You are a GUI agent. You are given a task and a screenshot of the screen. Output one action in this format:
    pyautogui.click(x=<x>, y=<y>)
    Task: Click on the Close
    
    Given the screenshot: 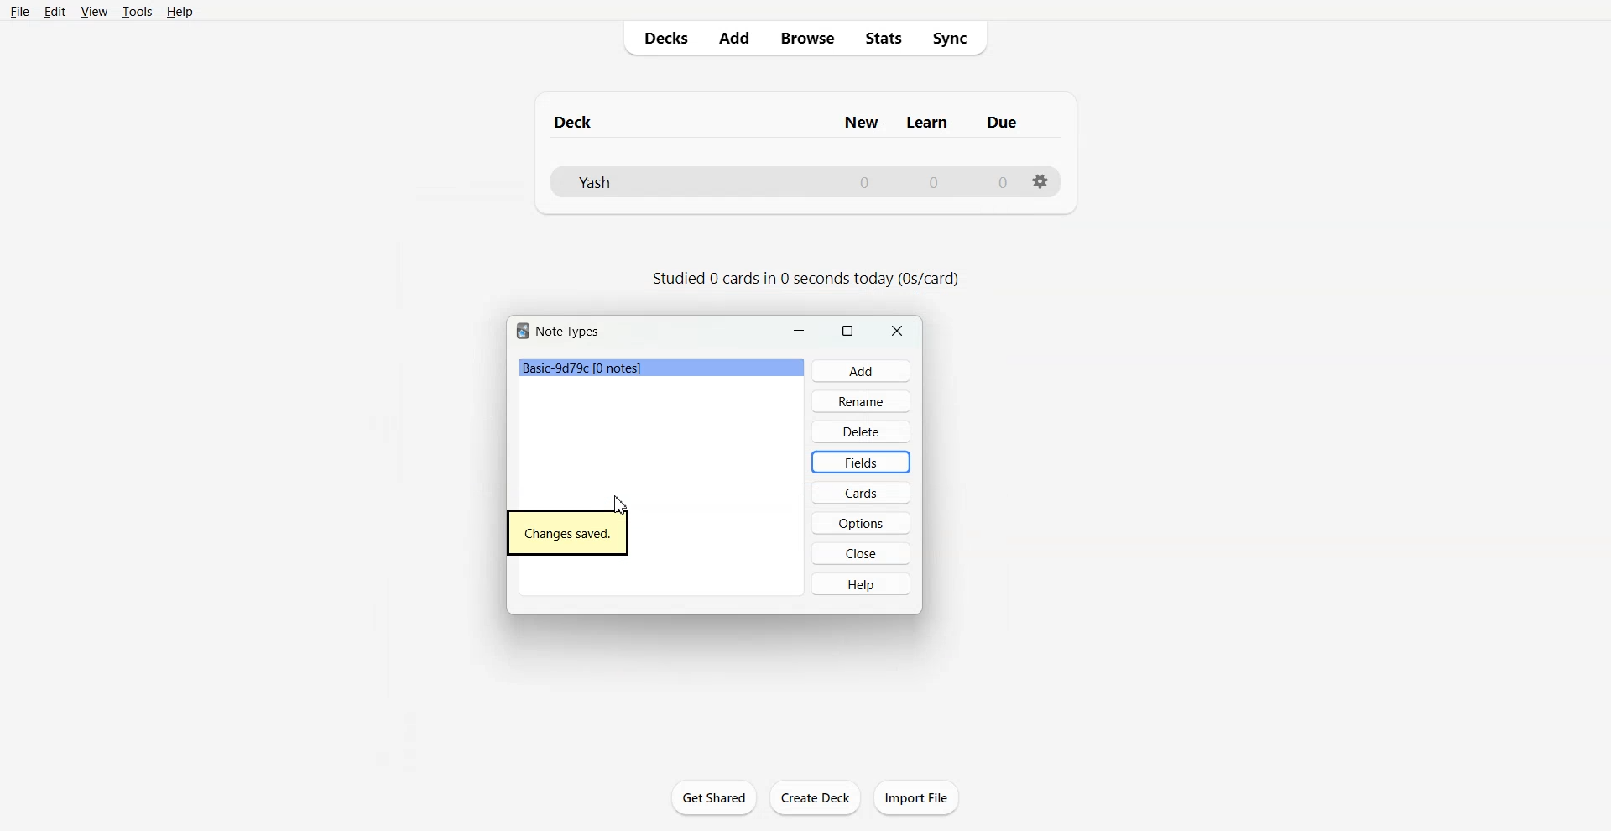 What is the action you would take?
    pyautogui.click(x=898, y=331)
    